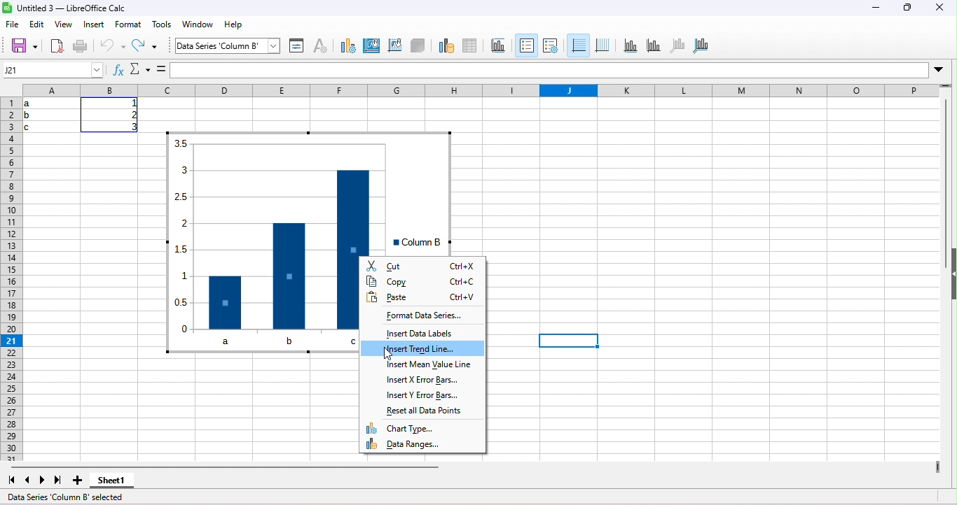  Describe the element at coordinates (96, 499) in the screenshot. I see `data series column b selected` at that location.